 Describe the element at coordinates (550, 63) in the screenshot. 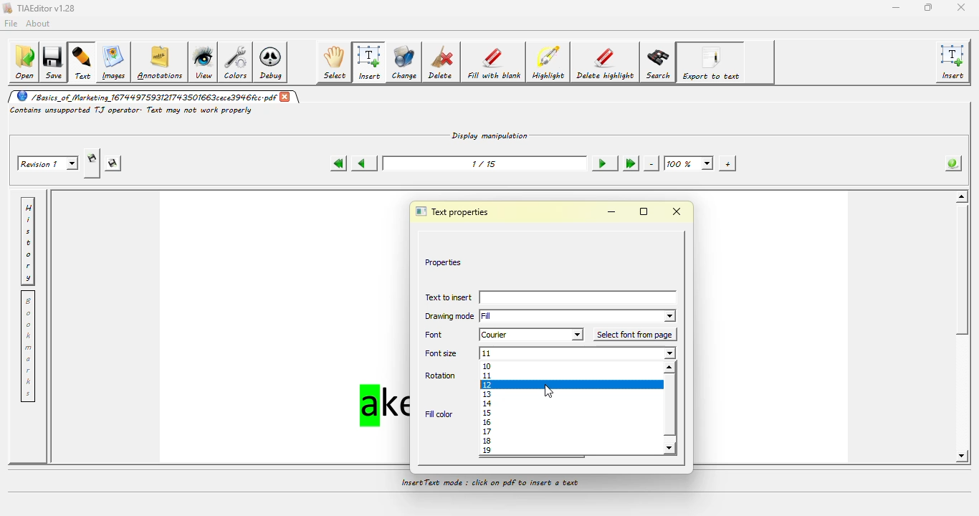

I see `highlight` at that location.